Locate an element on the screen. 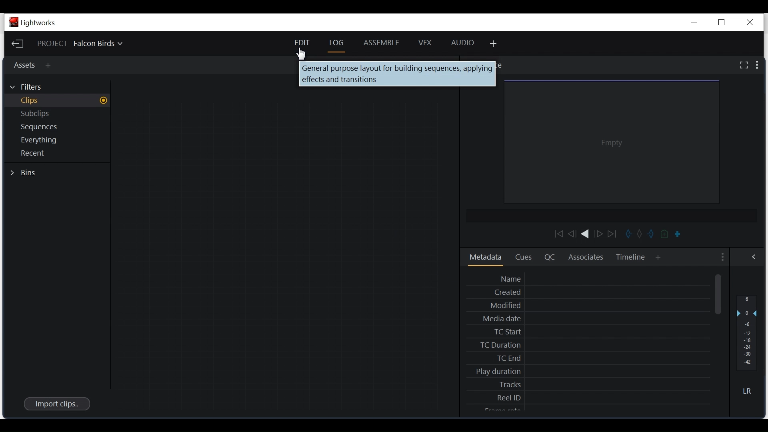 The image size is (768, 432). Associates is located at coordinates (587, 258).